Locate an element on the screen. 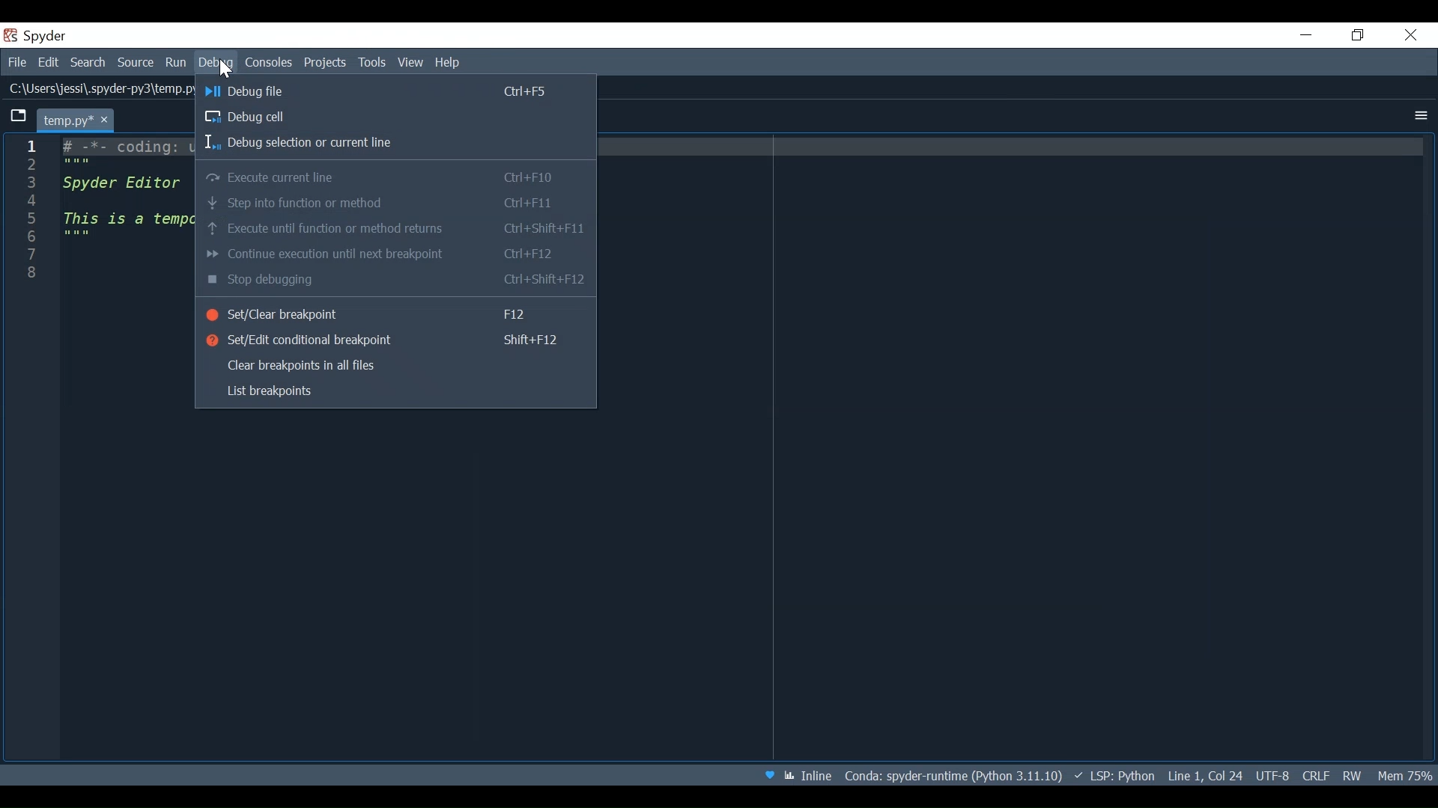 The image size is (1438, 808). Step into function or method is located at coordinates (392, 202).